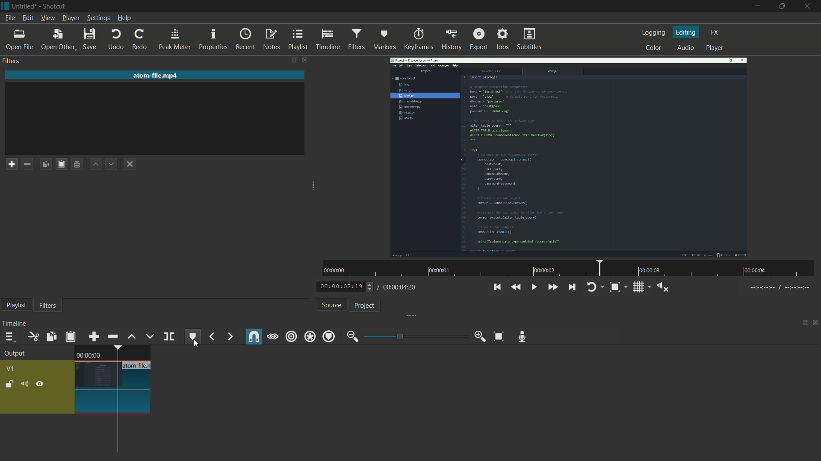 The height and width of the screenshot is (461, 821). Describe the element at coordinates (687, 33) in the screenshot. I see `editing` at that location.